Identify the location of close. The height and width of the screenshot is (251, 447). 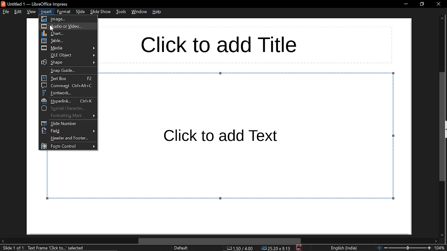
(437, 5).